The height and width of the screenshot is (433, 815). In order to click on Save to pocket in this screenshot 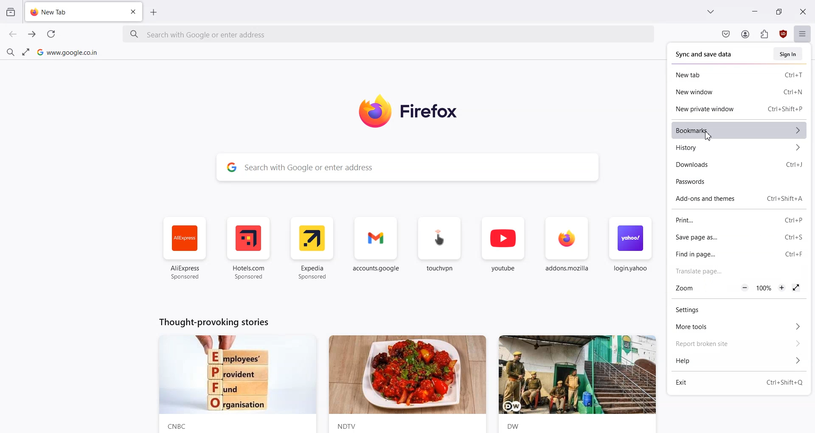, I will do `click(726, 35)`.